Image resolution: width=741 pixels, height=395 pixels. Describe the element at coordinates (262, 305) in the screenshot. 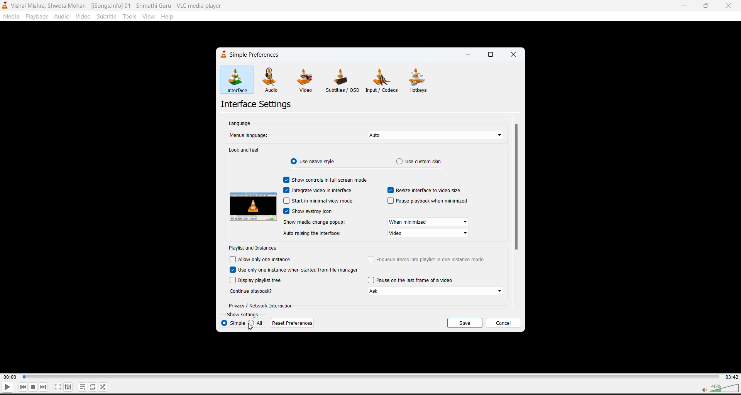

I see `privacy/network interaction` at that location.